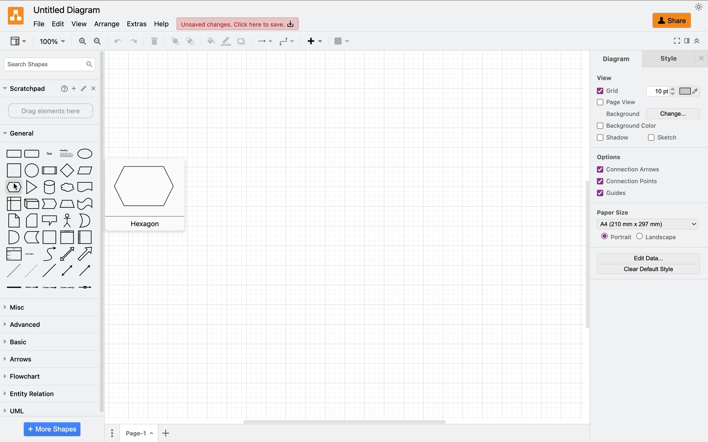  I want to click on edit, so click(60, 24).